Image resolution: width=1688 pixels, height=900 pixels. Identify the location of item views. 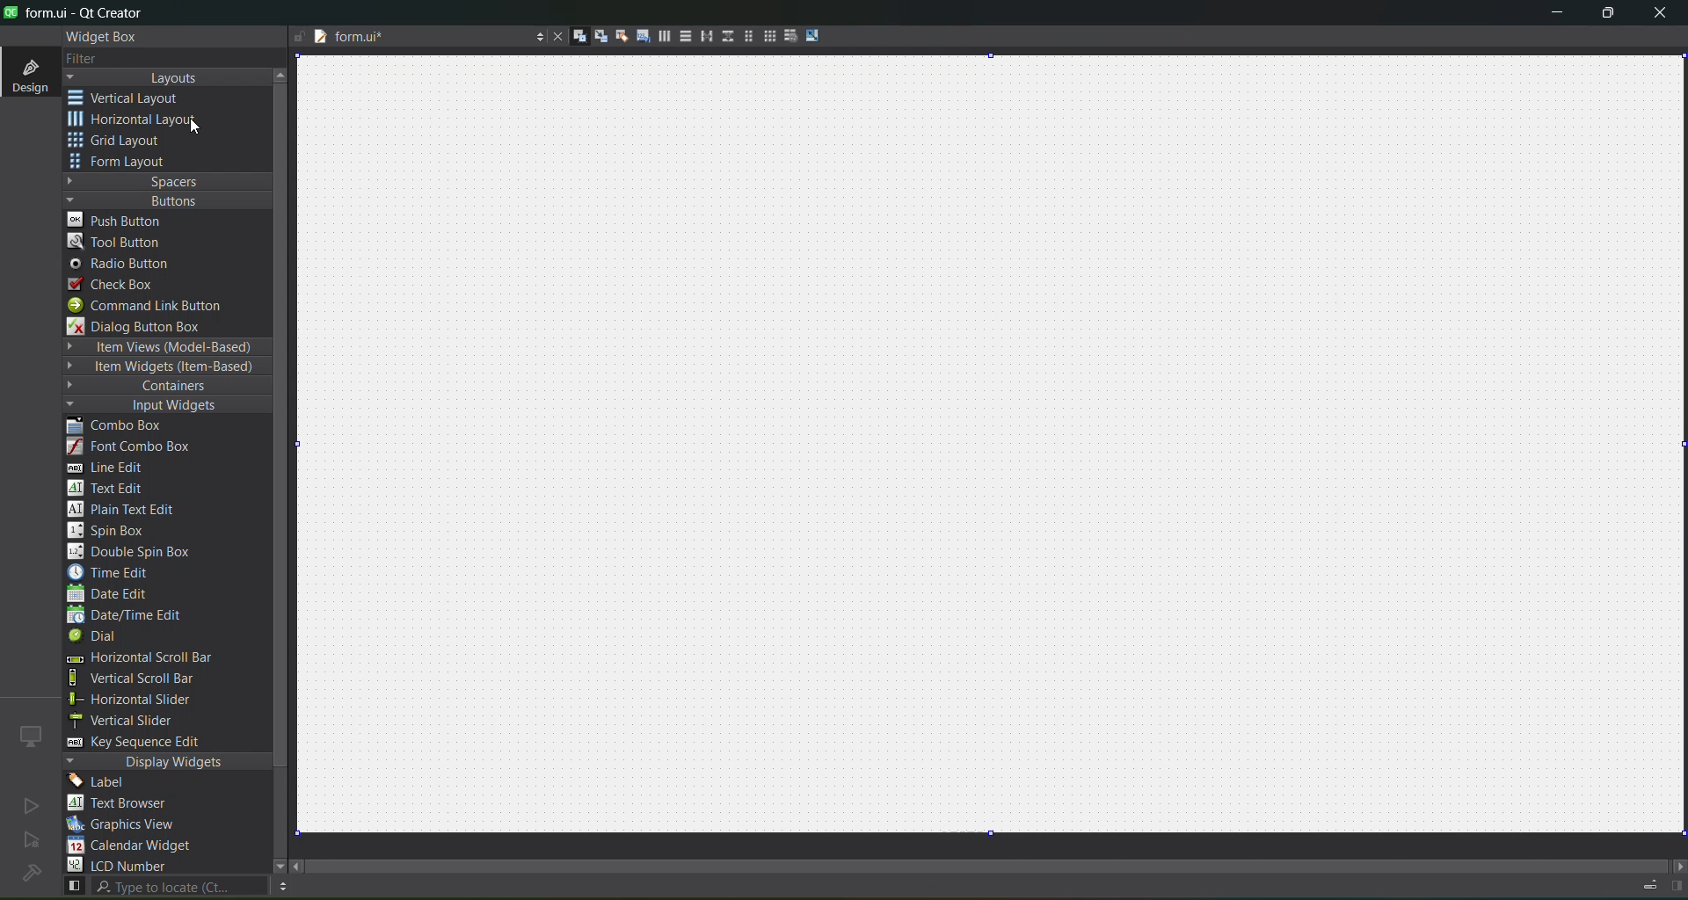
(165, 348).